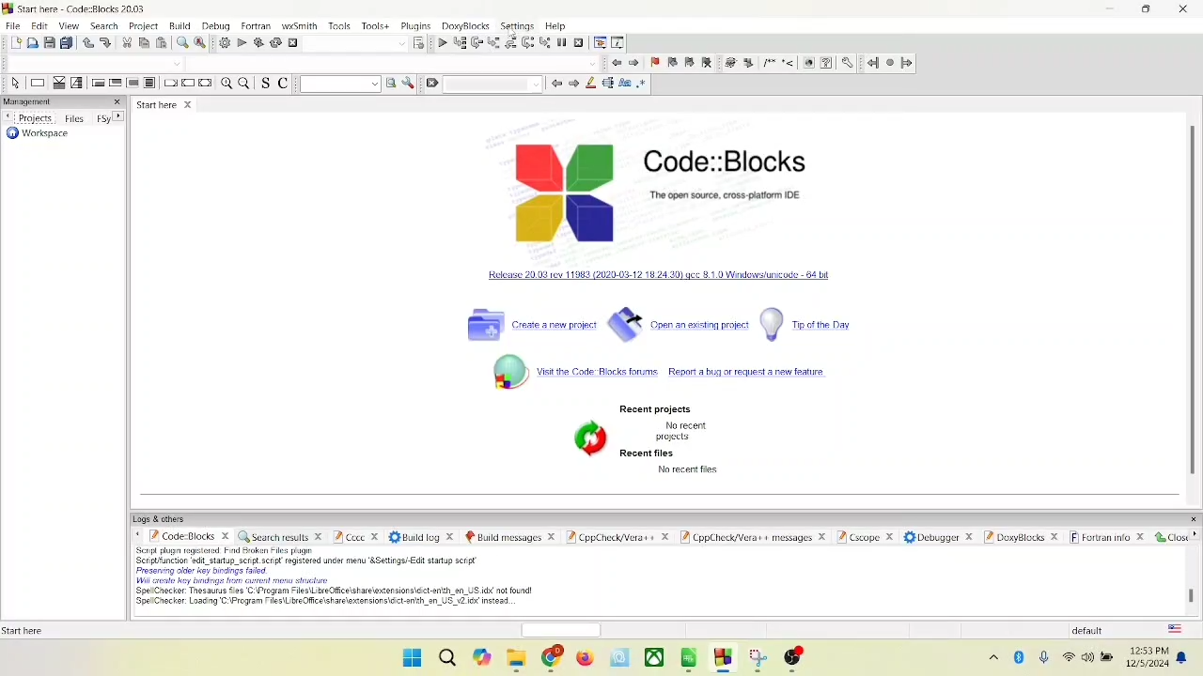  I want to click on doxyblocks, so click(1021, 538).